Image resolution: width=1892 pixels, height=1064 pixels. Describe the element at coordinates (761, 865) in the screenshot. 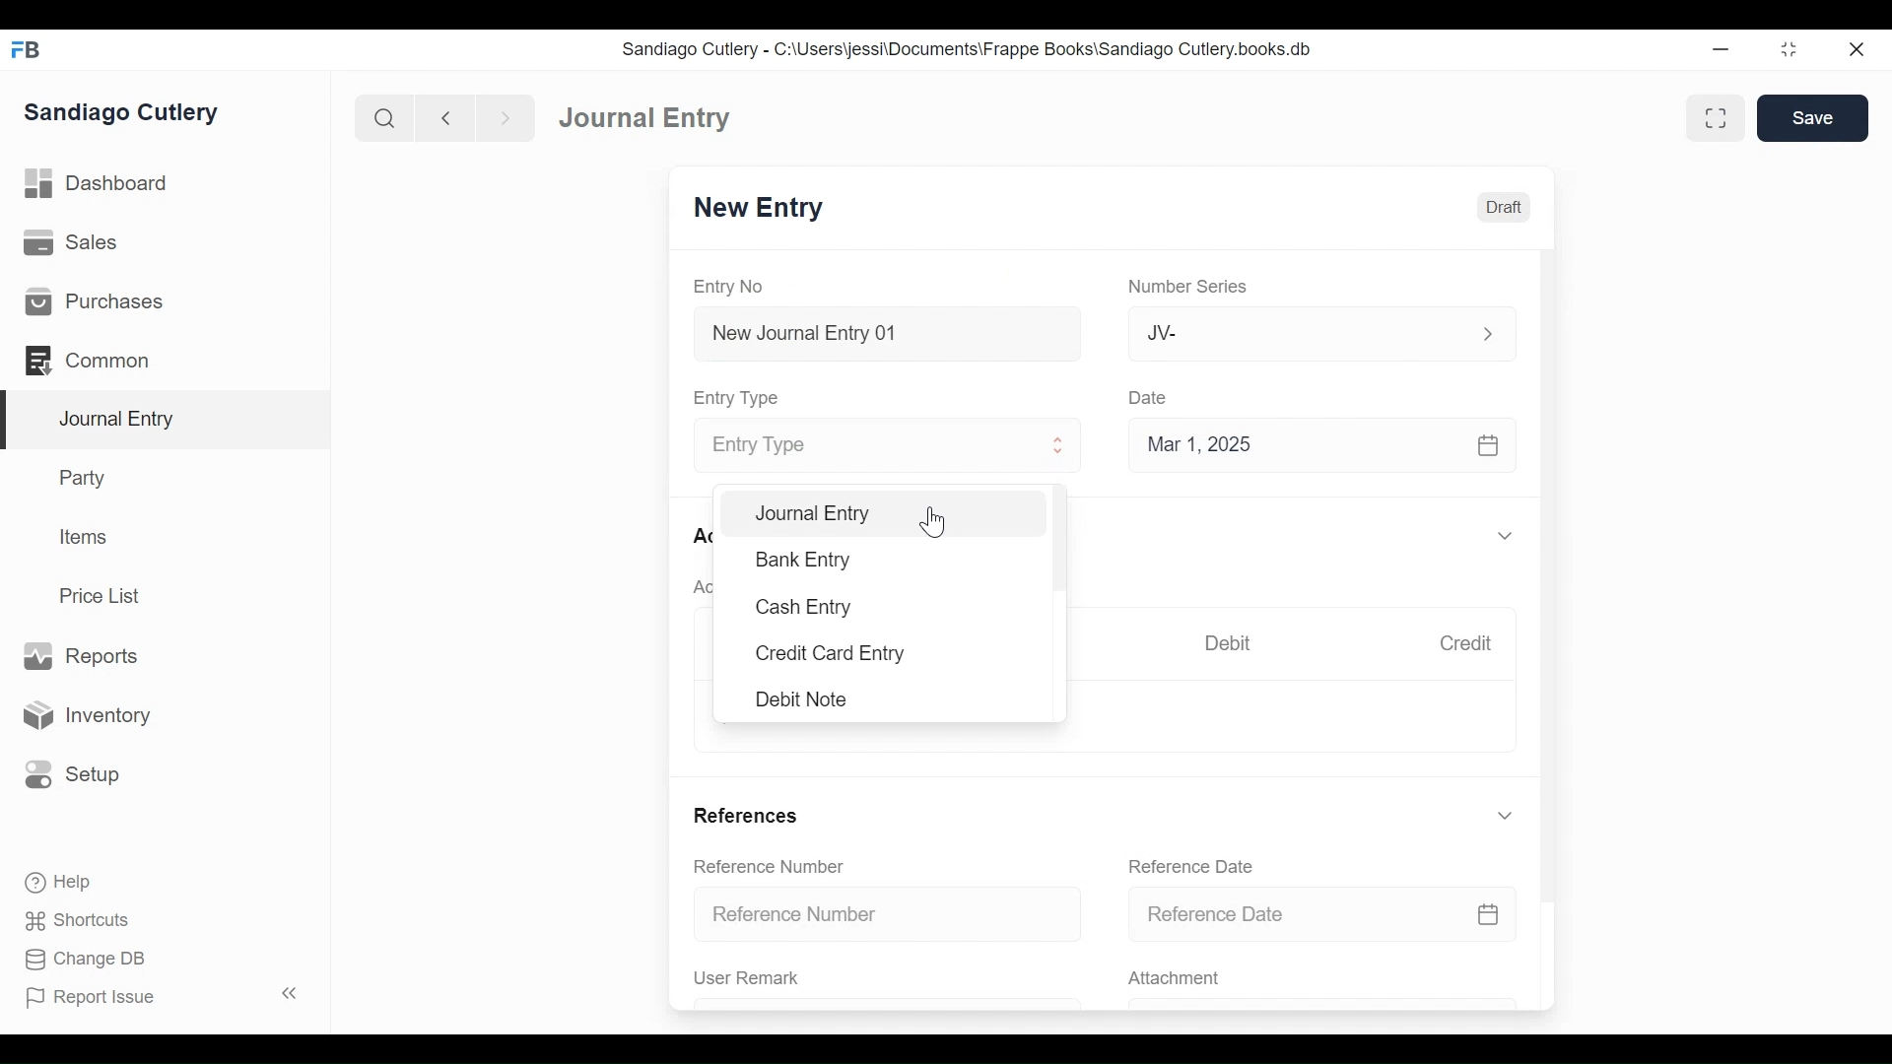

I see `Reference Number` at that location.